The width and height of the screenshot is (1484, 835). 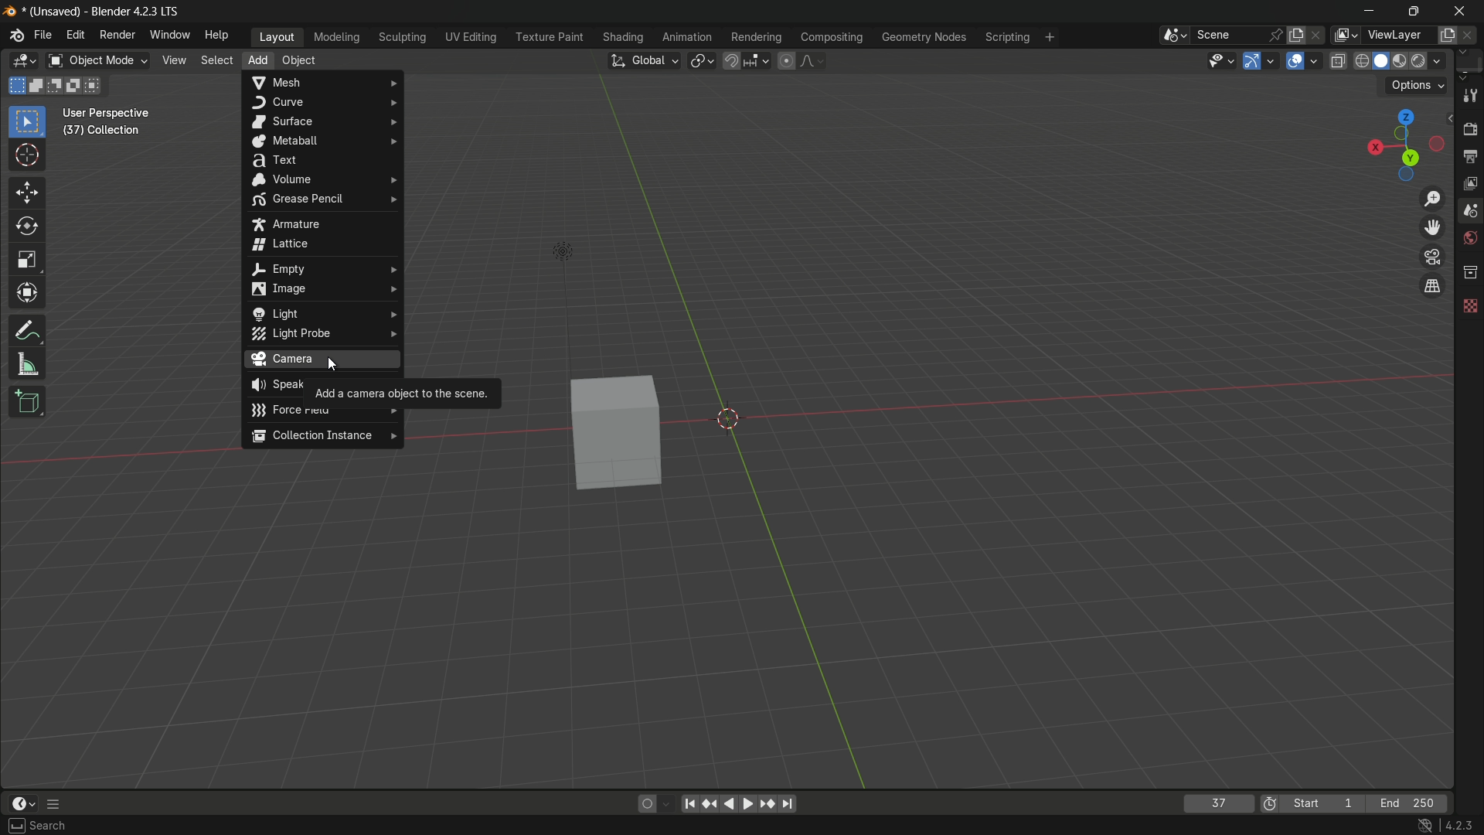 What do you see at coordinates (1467, 183) in the screenshot?
I see `view layer` at bounding box center [1467, 183].